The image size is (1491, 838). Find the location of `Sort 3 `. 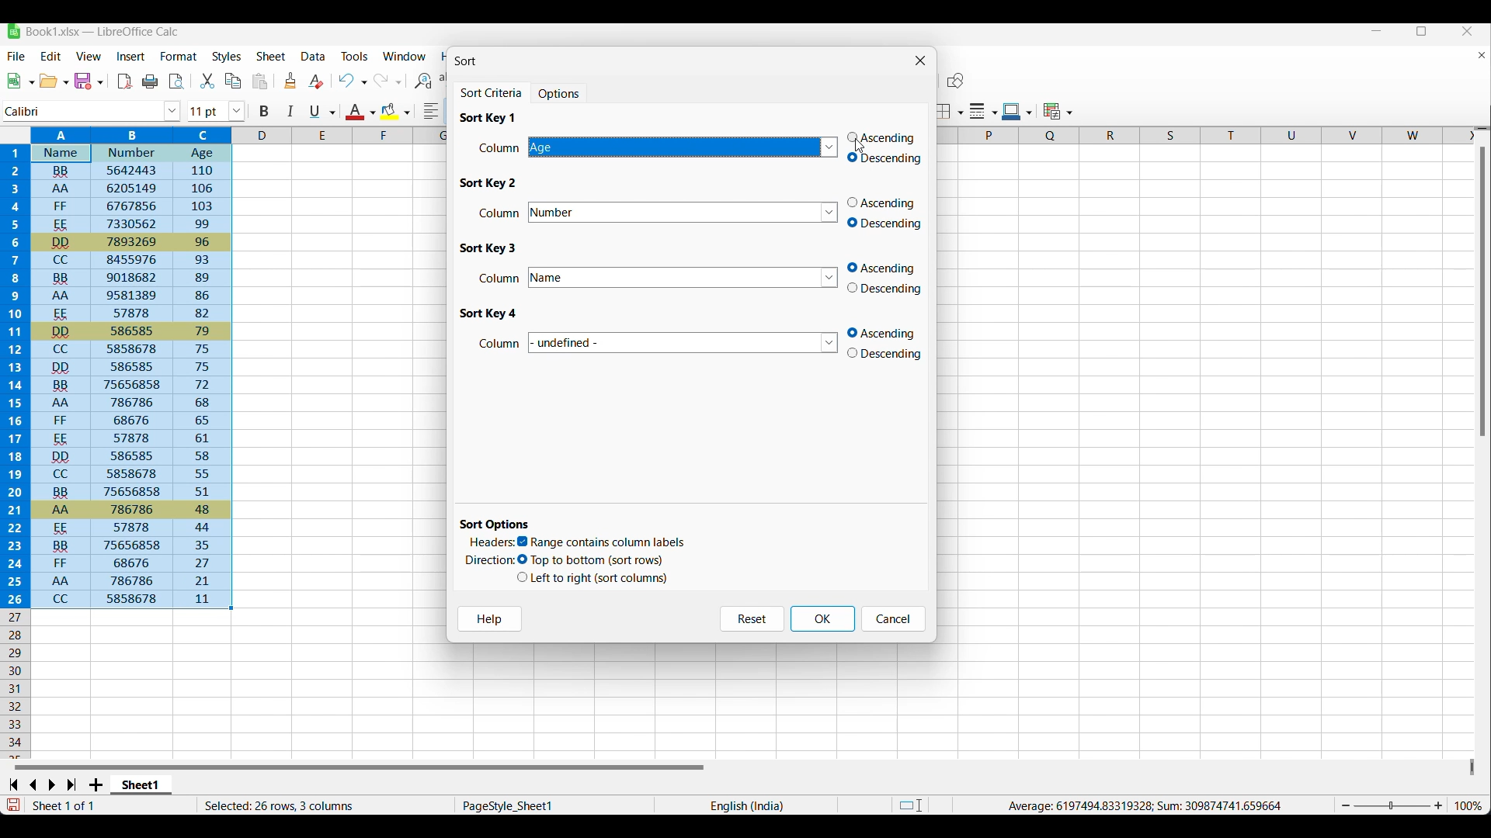

Sort 3  is located at coordinates (489, 248).